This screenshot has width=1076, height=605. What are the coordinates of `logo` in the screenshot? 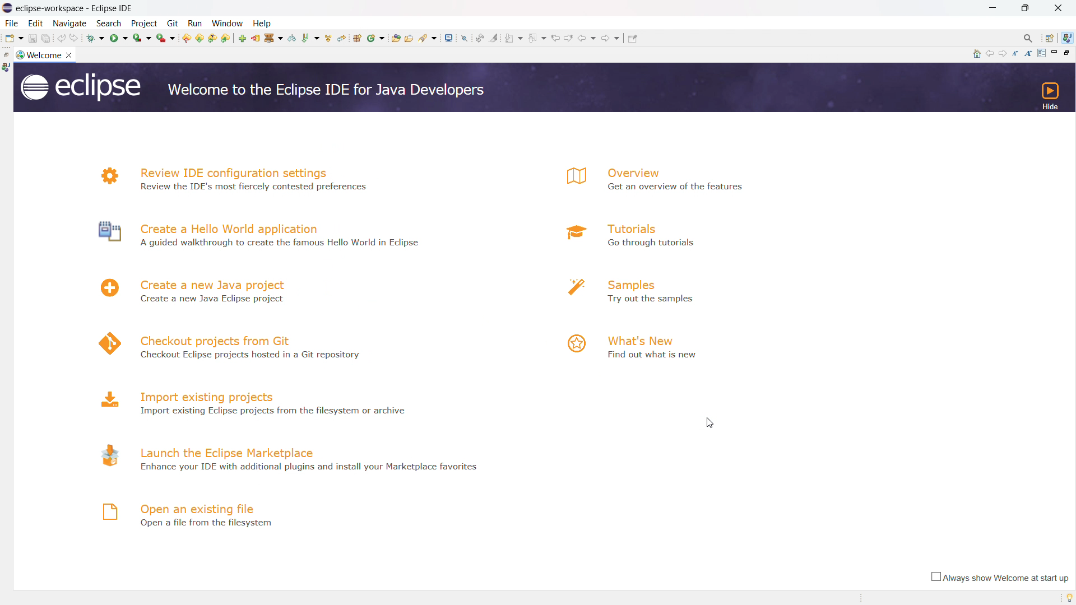 It's located at (106, 454).